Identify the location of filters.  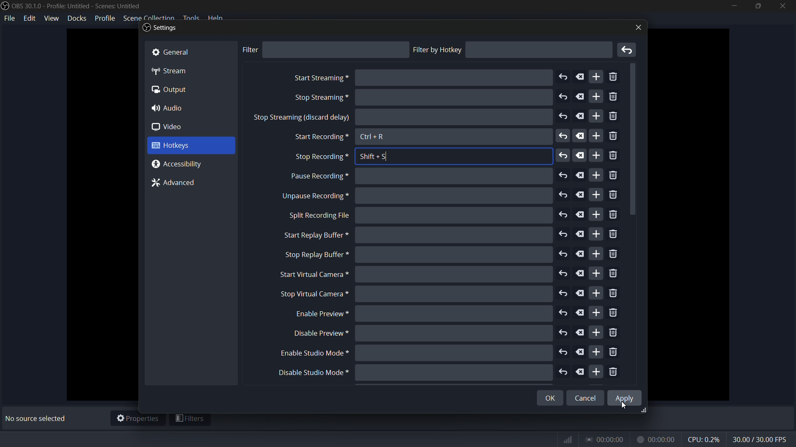
(190, 420).